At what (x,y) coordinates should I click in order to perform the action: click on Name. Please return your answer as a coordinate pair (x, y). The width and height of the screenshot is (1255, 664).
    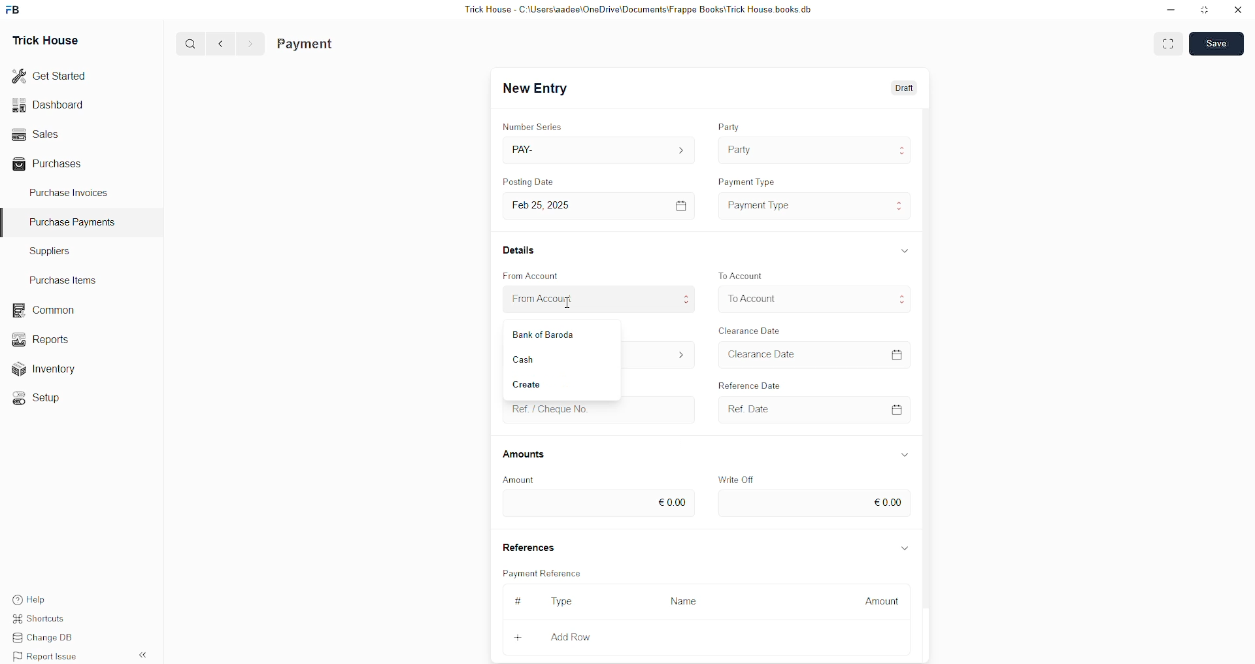
    Looking at the image, I should click on (688, 601).